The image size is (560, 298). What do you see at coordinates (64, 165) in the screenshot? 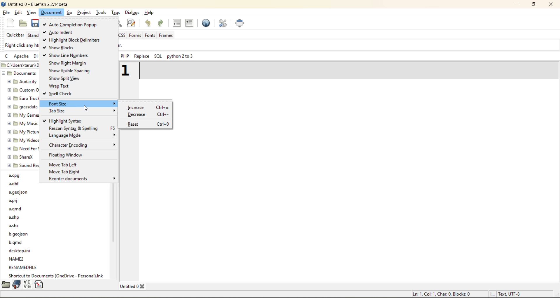
I see `move tab left` at bounding box center [64, 165].